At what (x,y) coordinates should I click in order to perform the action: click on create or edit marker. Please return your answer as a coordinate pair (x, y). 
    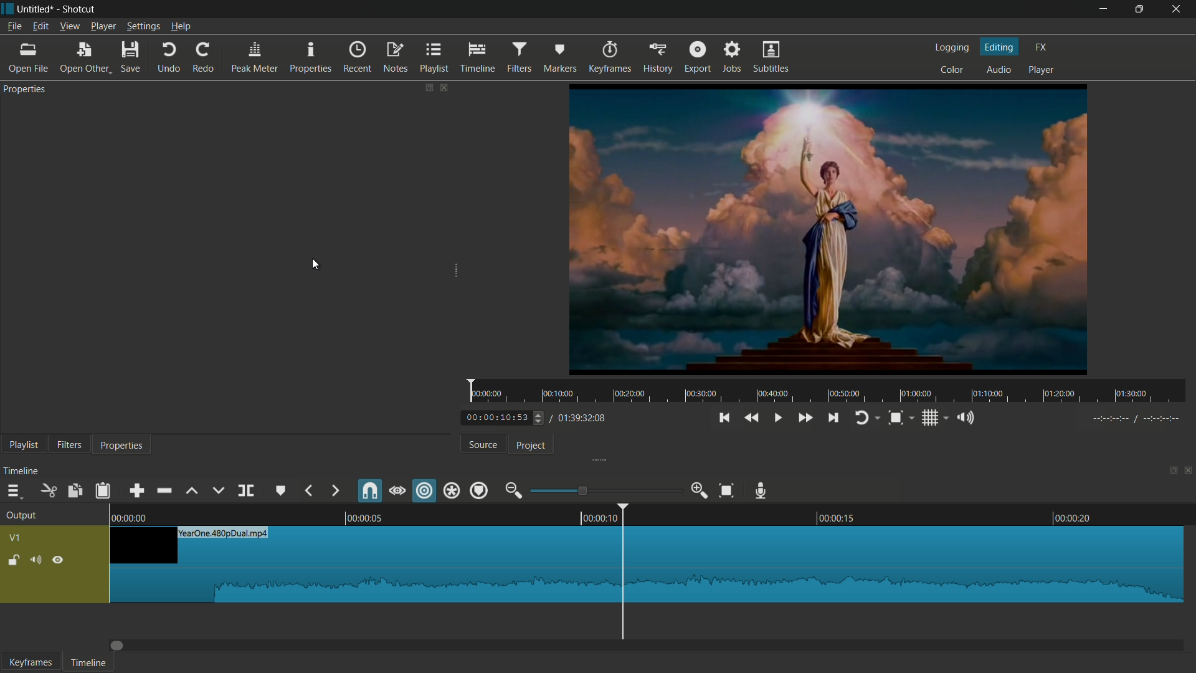
    Looking at the image, I should click on (281, 490).